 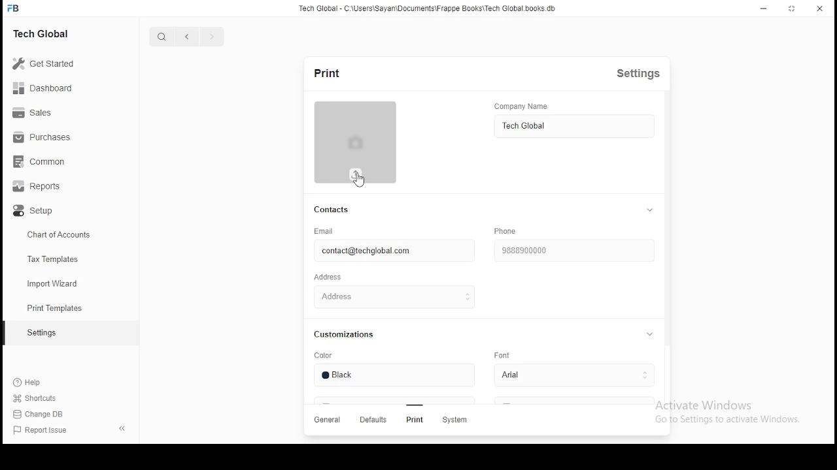 What do you see at coordinates (57, 308) in the screenshot?
I see `print templates ` at bounding box center [57, 308].